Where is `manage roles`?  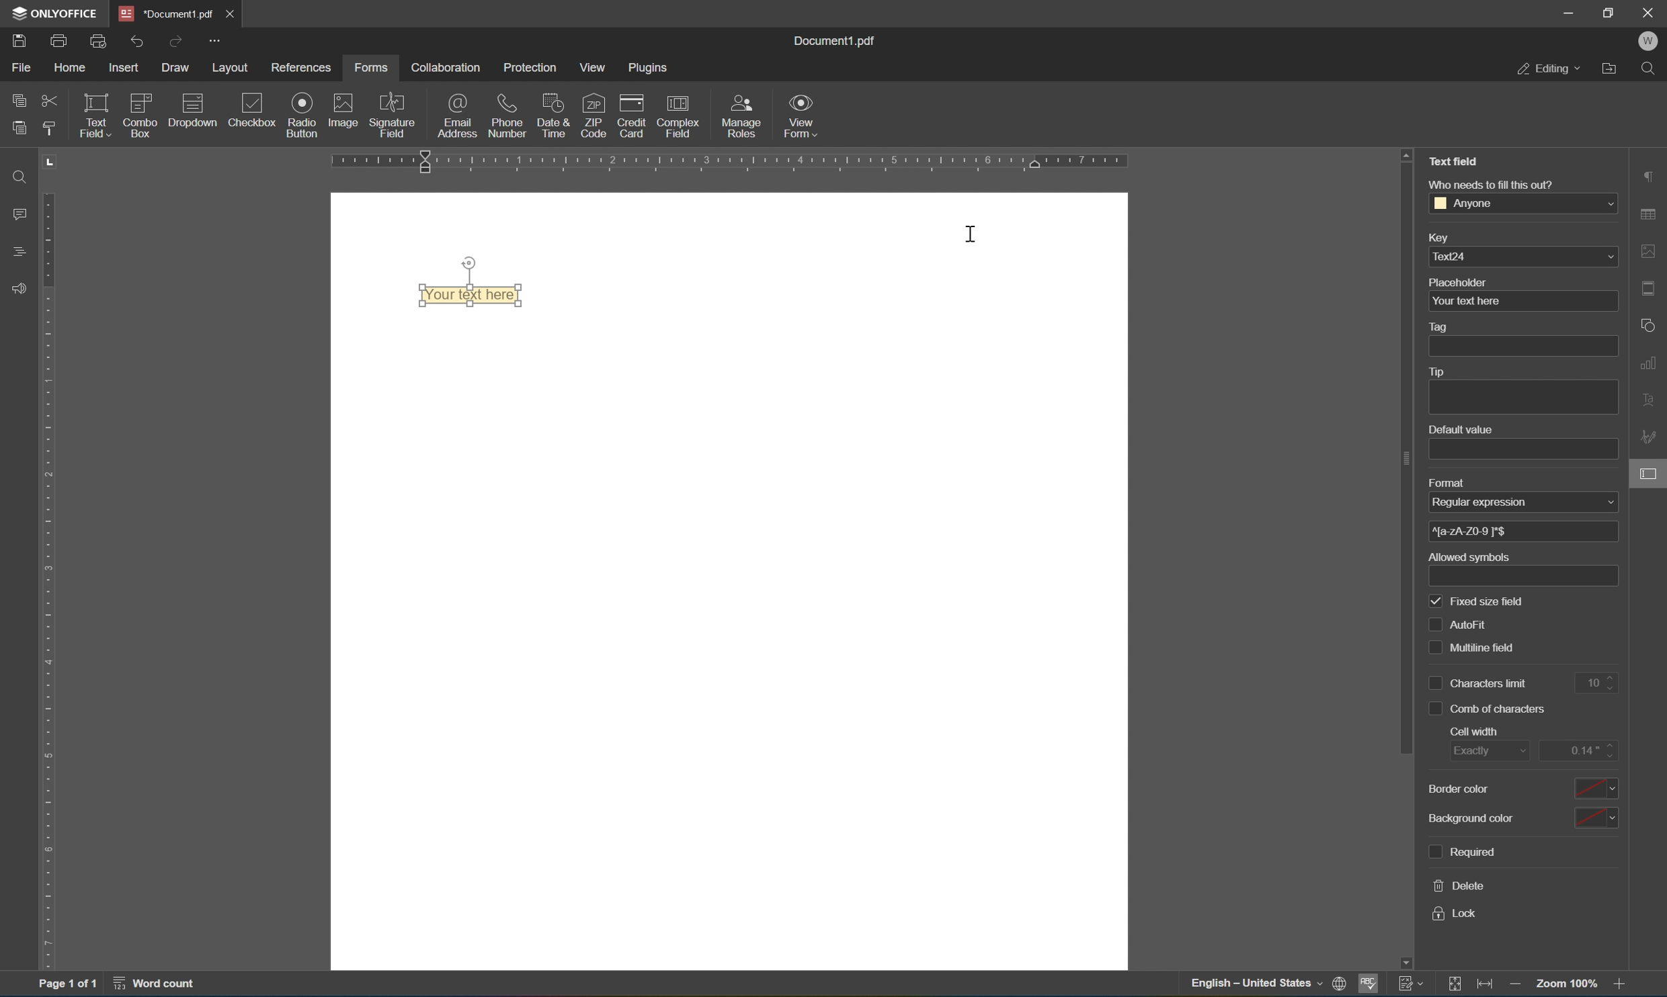 manage roles is located at coordinates (745, 117).